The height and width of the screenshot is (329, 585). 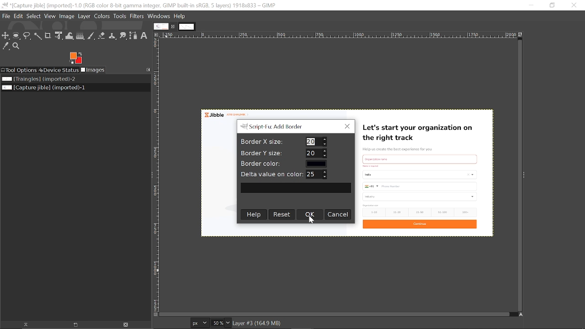 What do you see at coordinates (34, 16) in the screenshot?
I see `Select` at bounding box center [34, 16].